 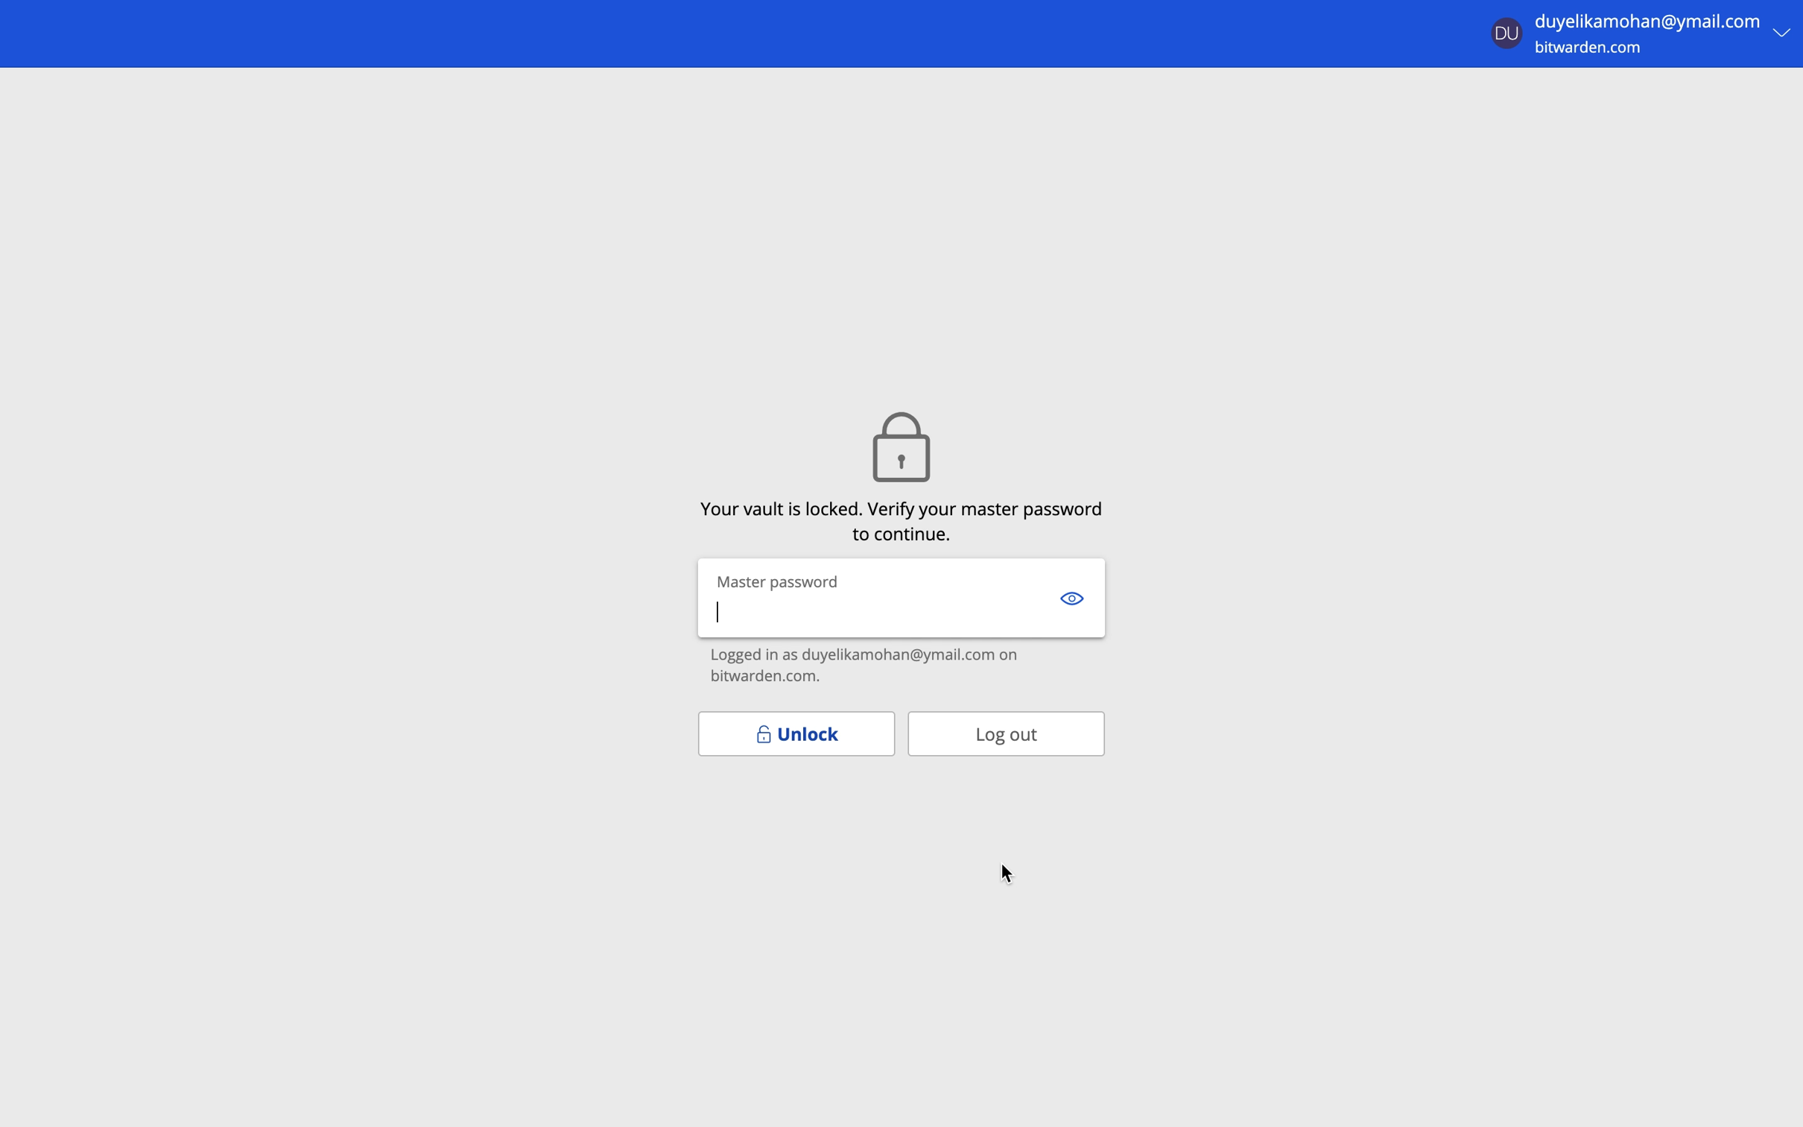 What do you see at coordinates (1008, 874) in the screenshot?
I see `cursor` at bounding box center [1008, 874].